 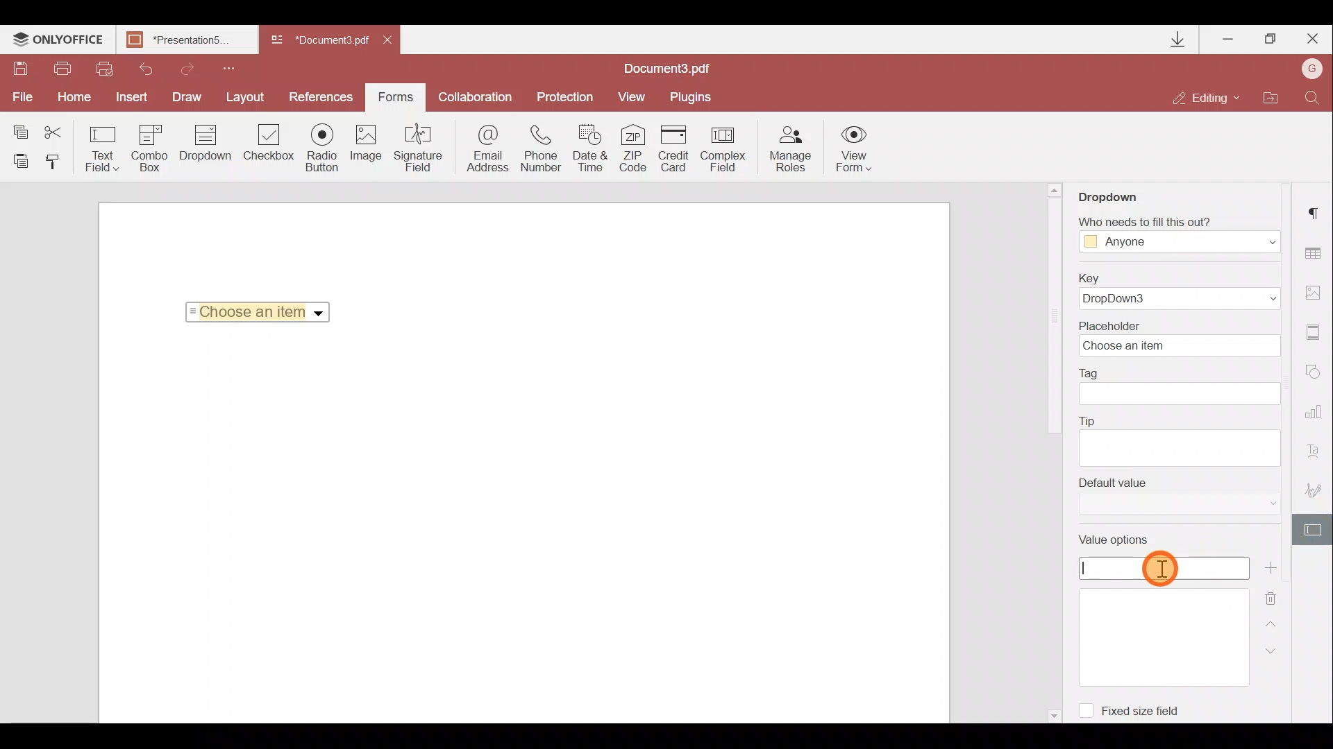 I want to click on Copy, so click(x=17, y=127).